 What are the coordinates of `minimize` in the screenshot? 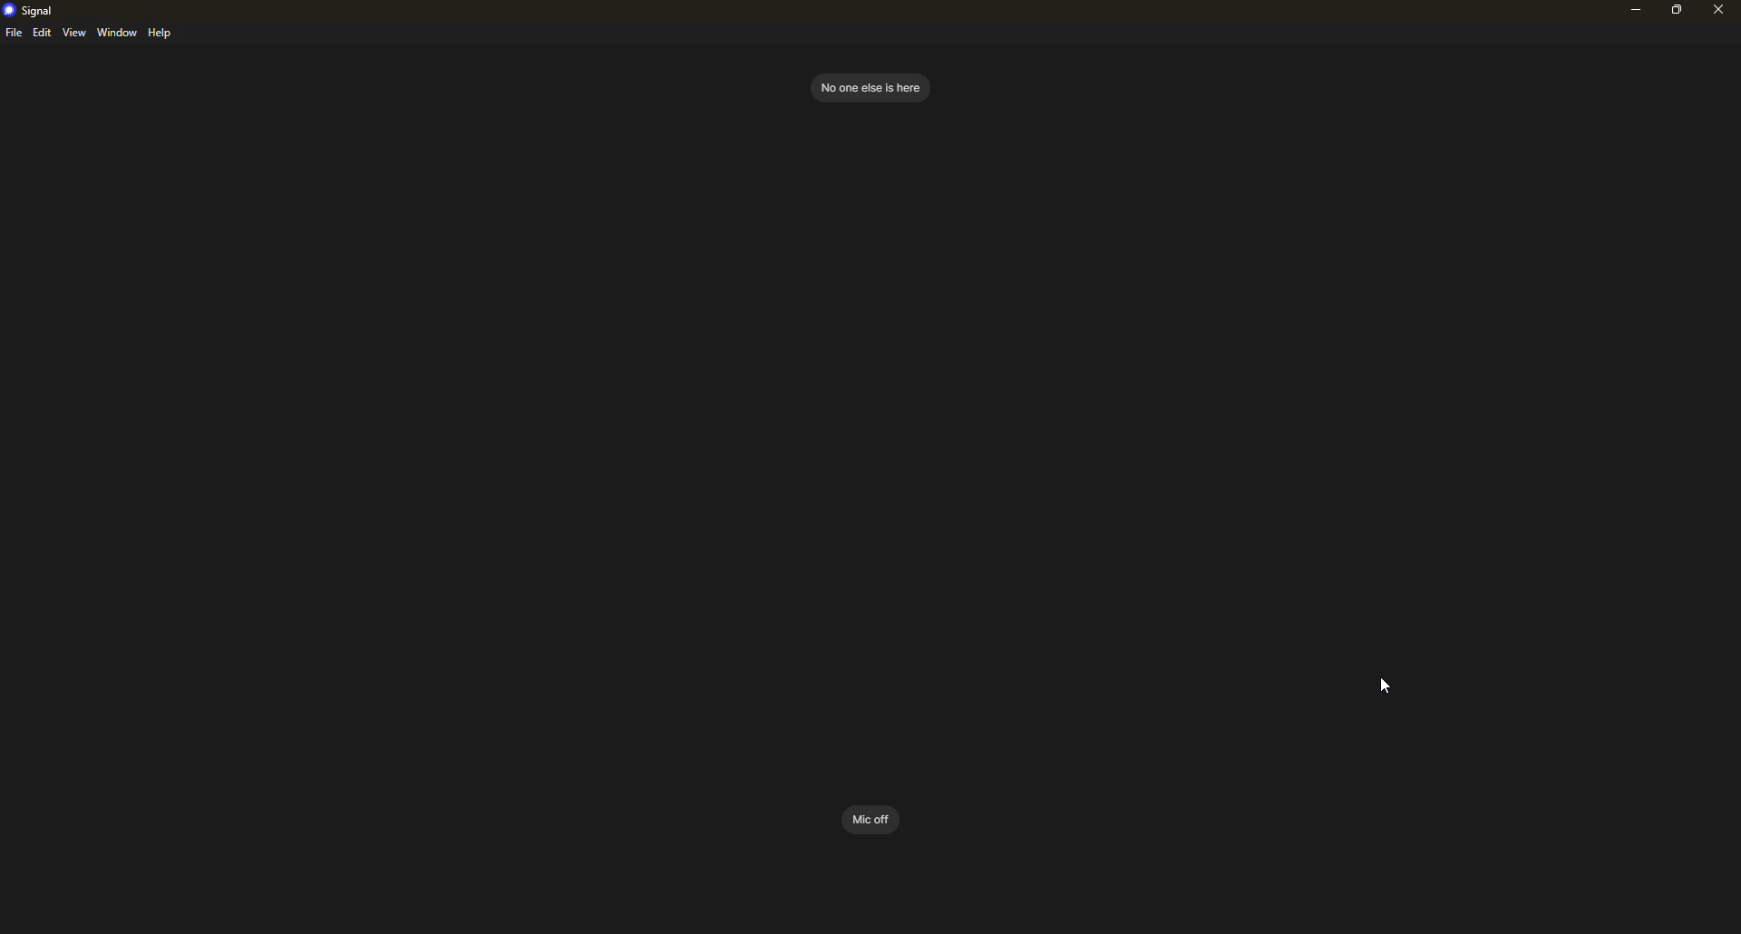 It's located at (1630, 13).